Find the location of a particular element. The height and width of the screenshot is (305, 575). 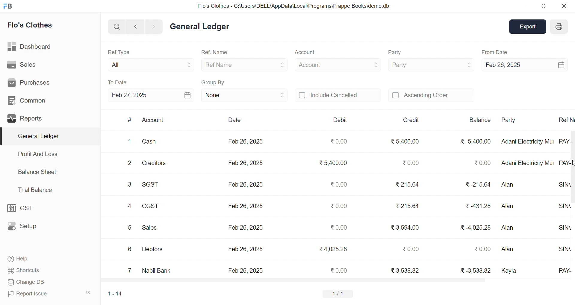

HORIZONTAL SCROLL BAR is located at coordinates (333, 281).